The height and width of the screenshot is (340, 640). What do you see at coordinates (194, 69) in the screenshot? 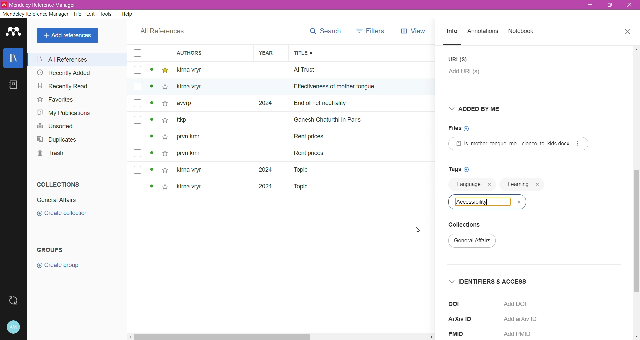
I see `ktma vtyr` at bounding box center [194, 69].